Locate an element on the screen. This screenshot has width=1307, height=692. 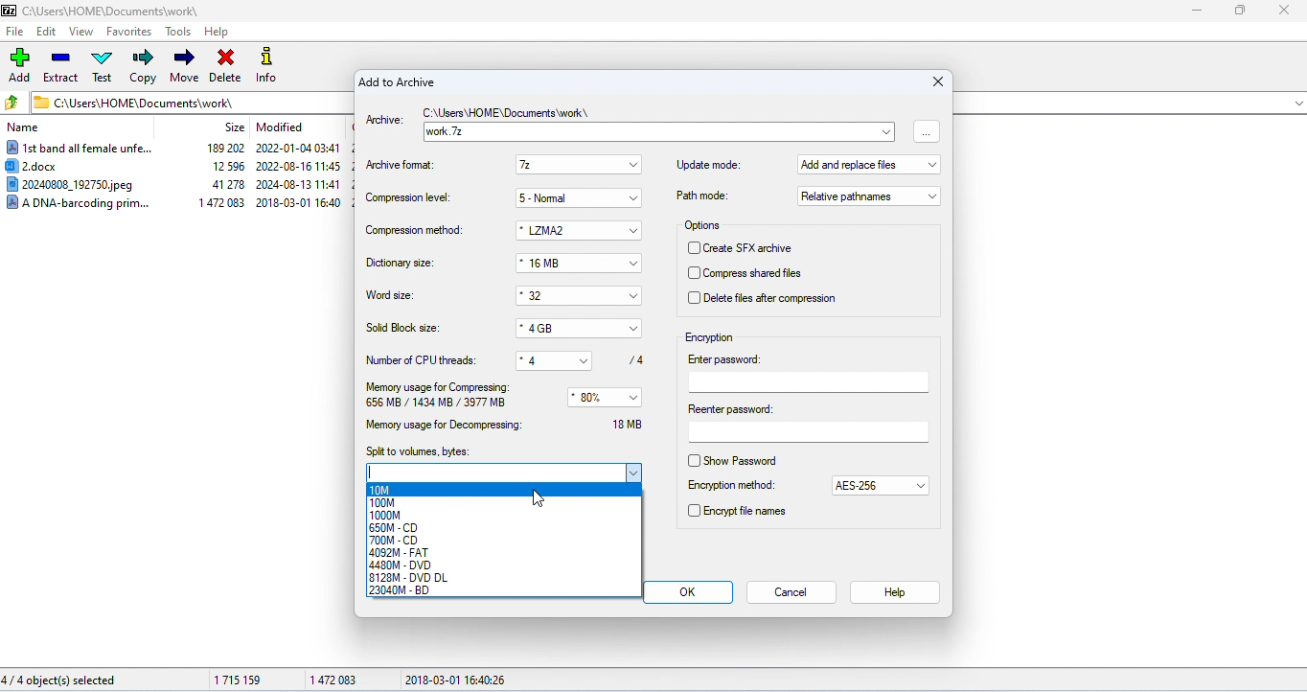
add is located at coordinates (21, 64).